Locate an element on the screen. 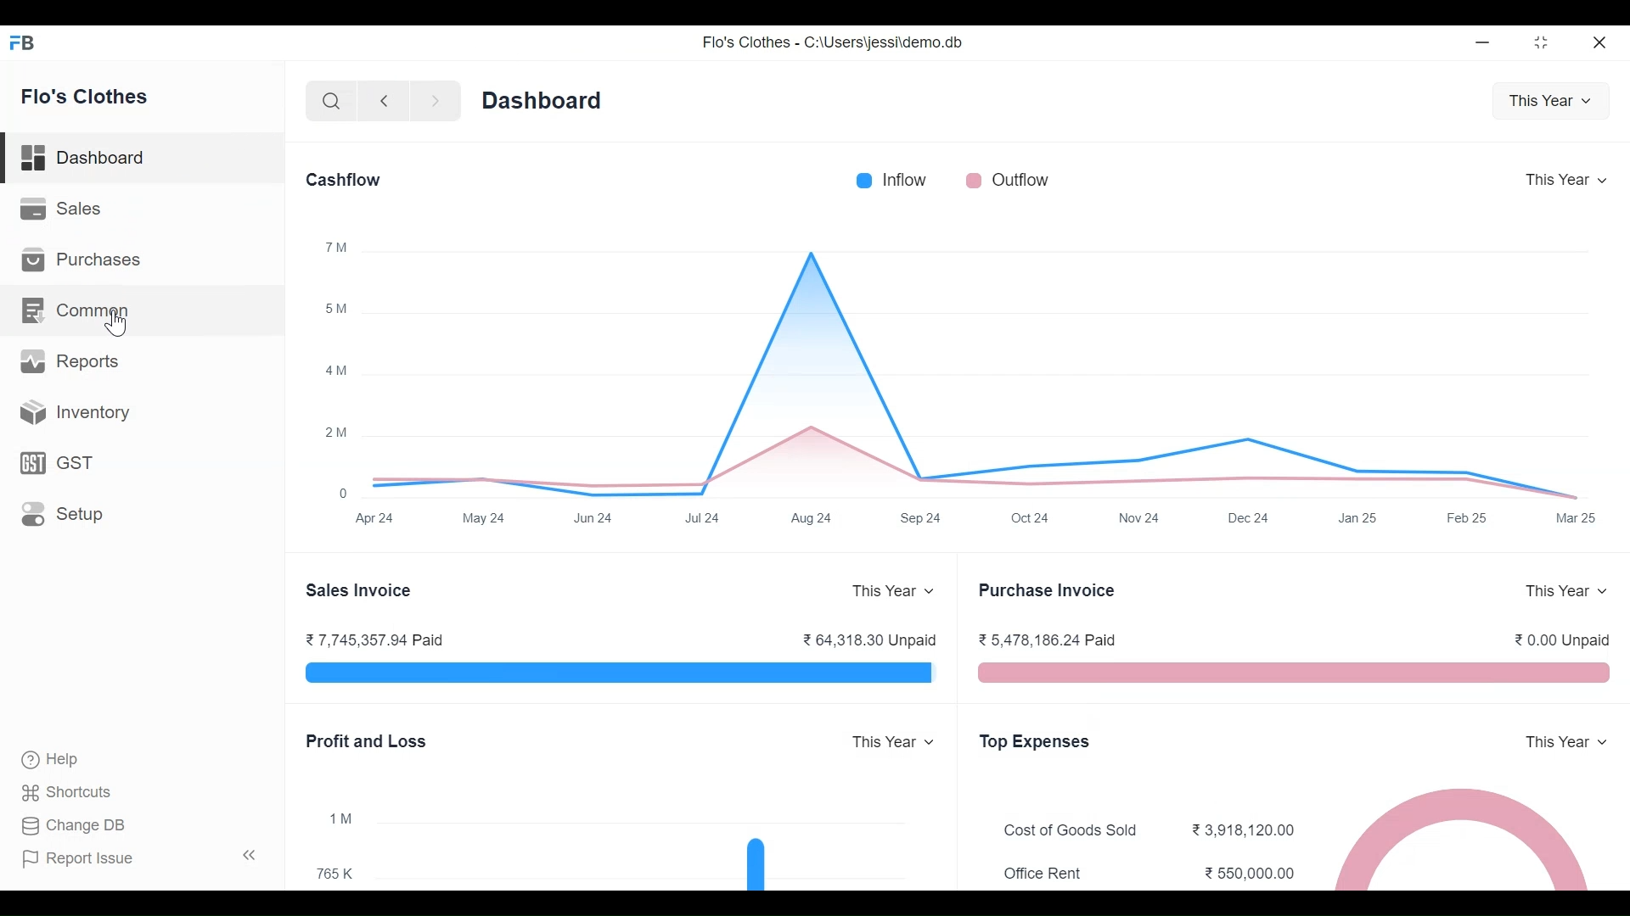 The image size is (1630, 916). 7M is located at coordinates (338, 245).